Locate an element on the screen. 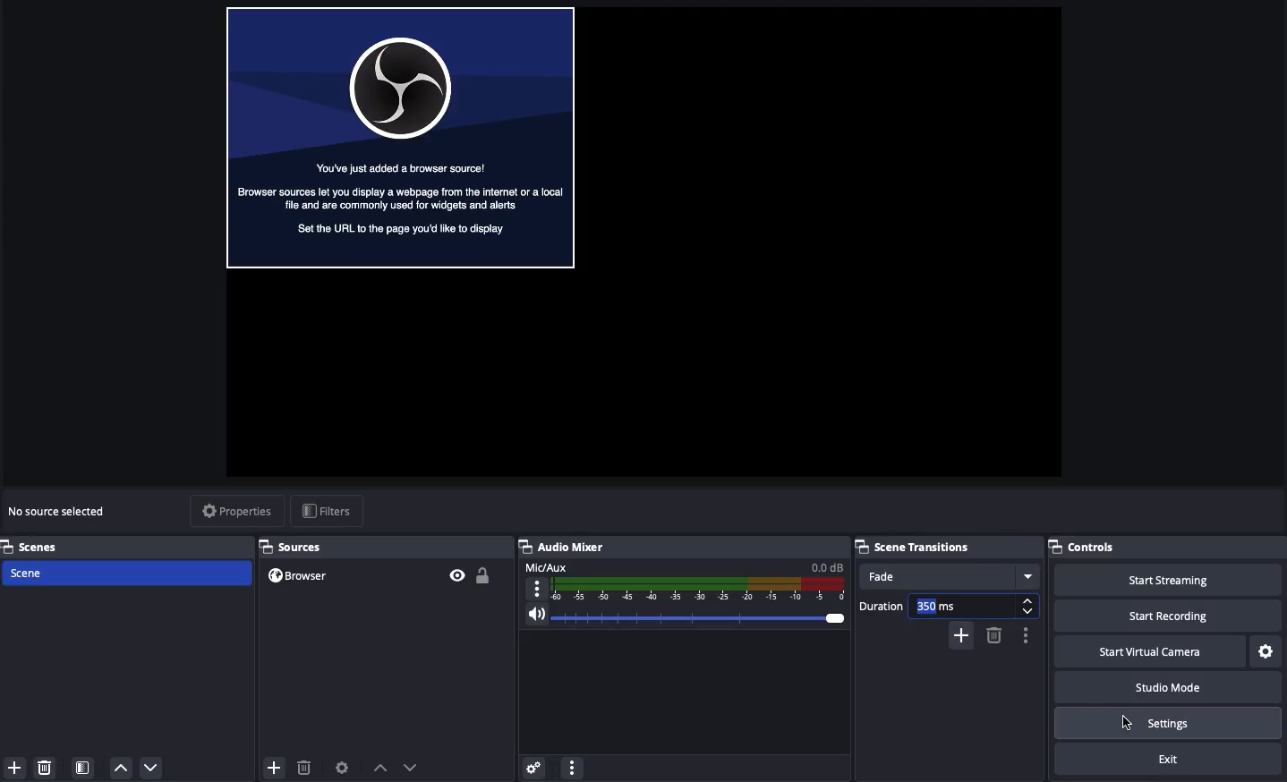  Duration is located at coordinates (947, 607).